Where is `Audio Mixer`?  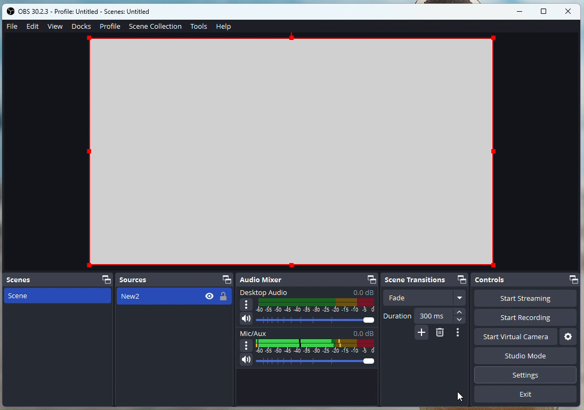 Audio Mixer is located at coordinates (269, 279).